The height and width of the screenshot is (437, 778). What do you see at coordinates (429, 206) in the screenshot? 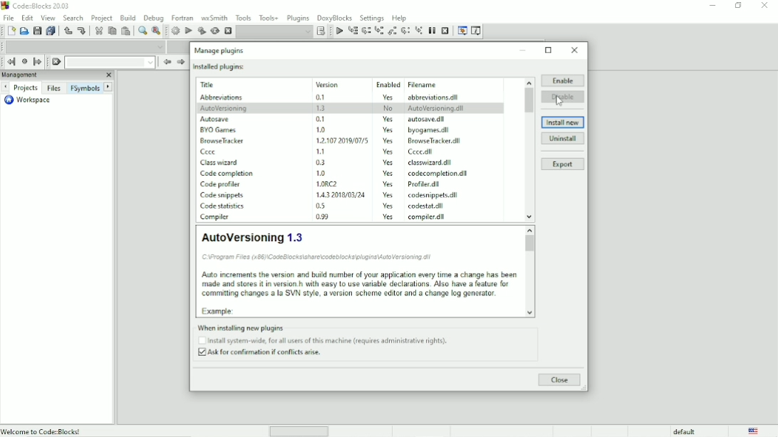
I see `codestat.dll` at bounding box center [429, 206].